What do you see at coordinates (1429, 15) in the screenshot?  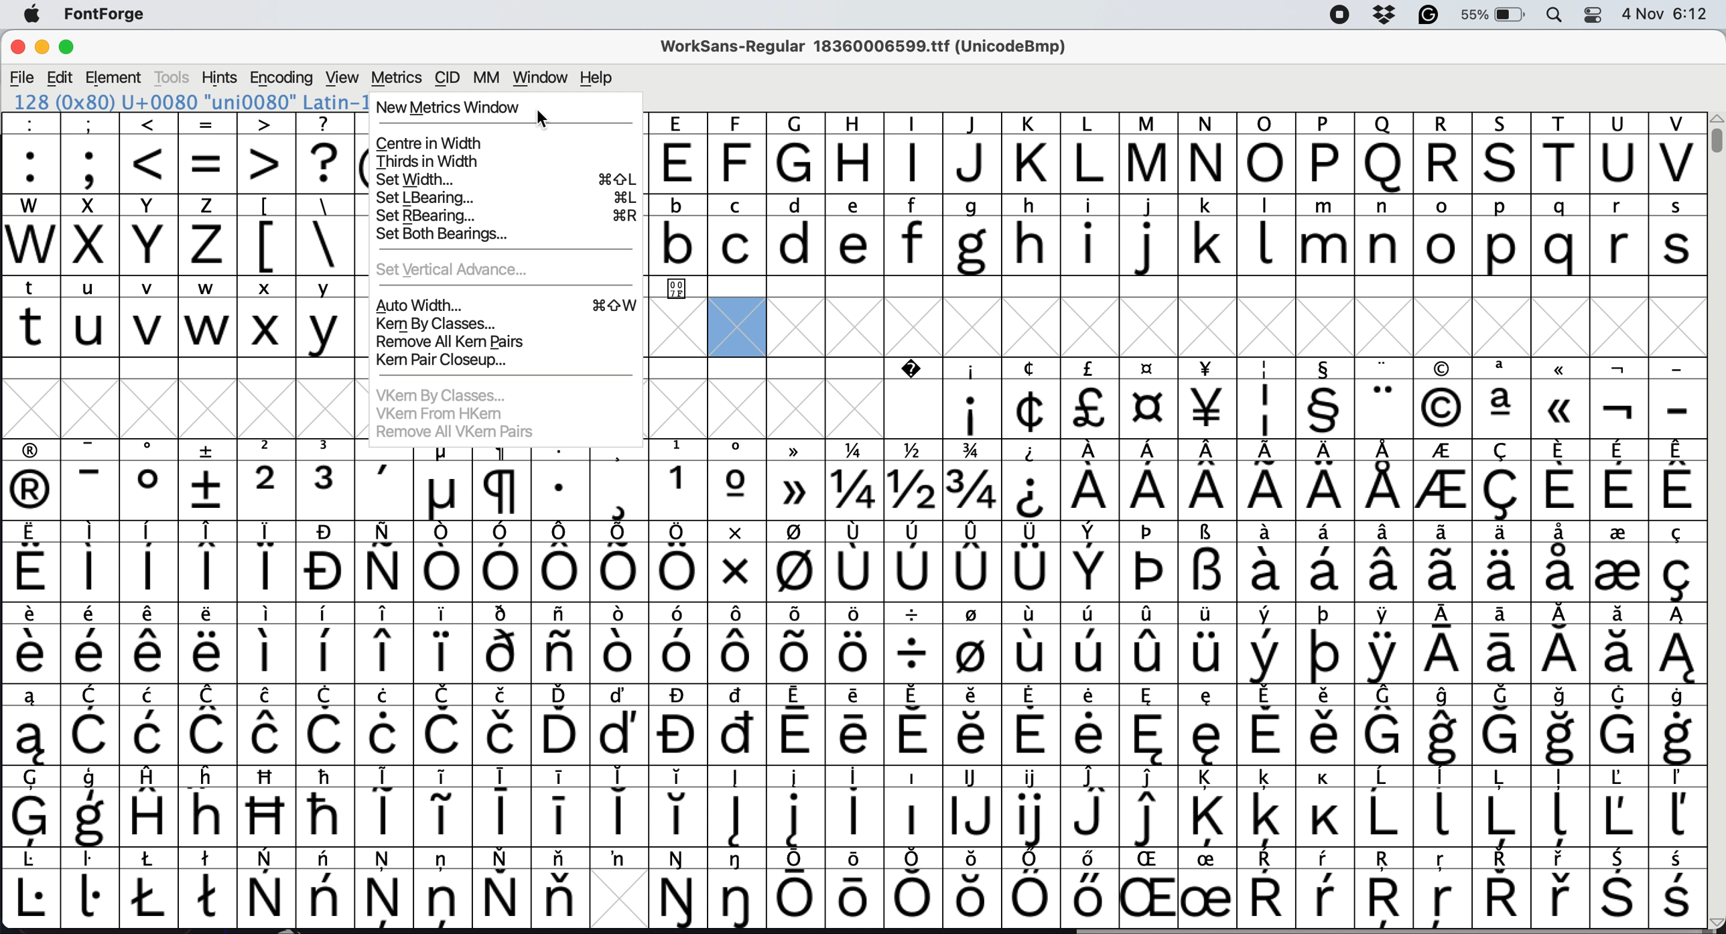 I see `grammarly` at bounding box center [1429, 15].